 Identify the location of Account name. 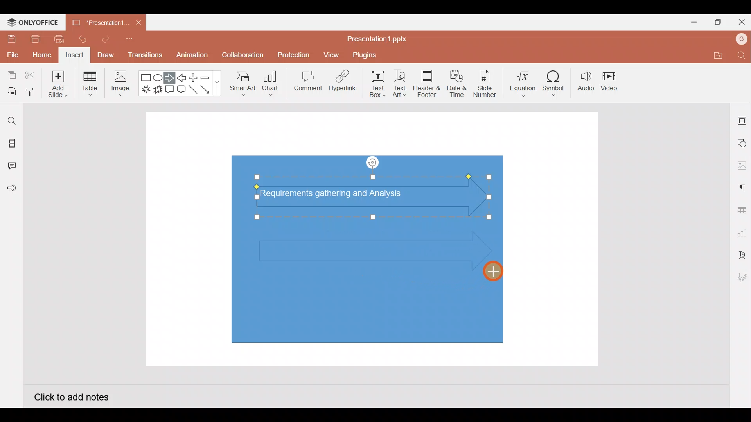
(742, 39).